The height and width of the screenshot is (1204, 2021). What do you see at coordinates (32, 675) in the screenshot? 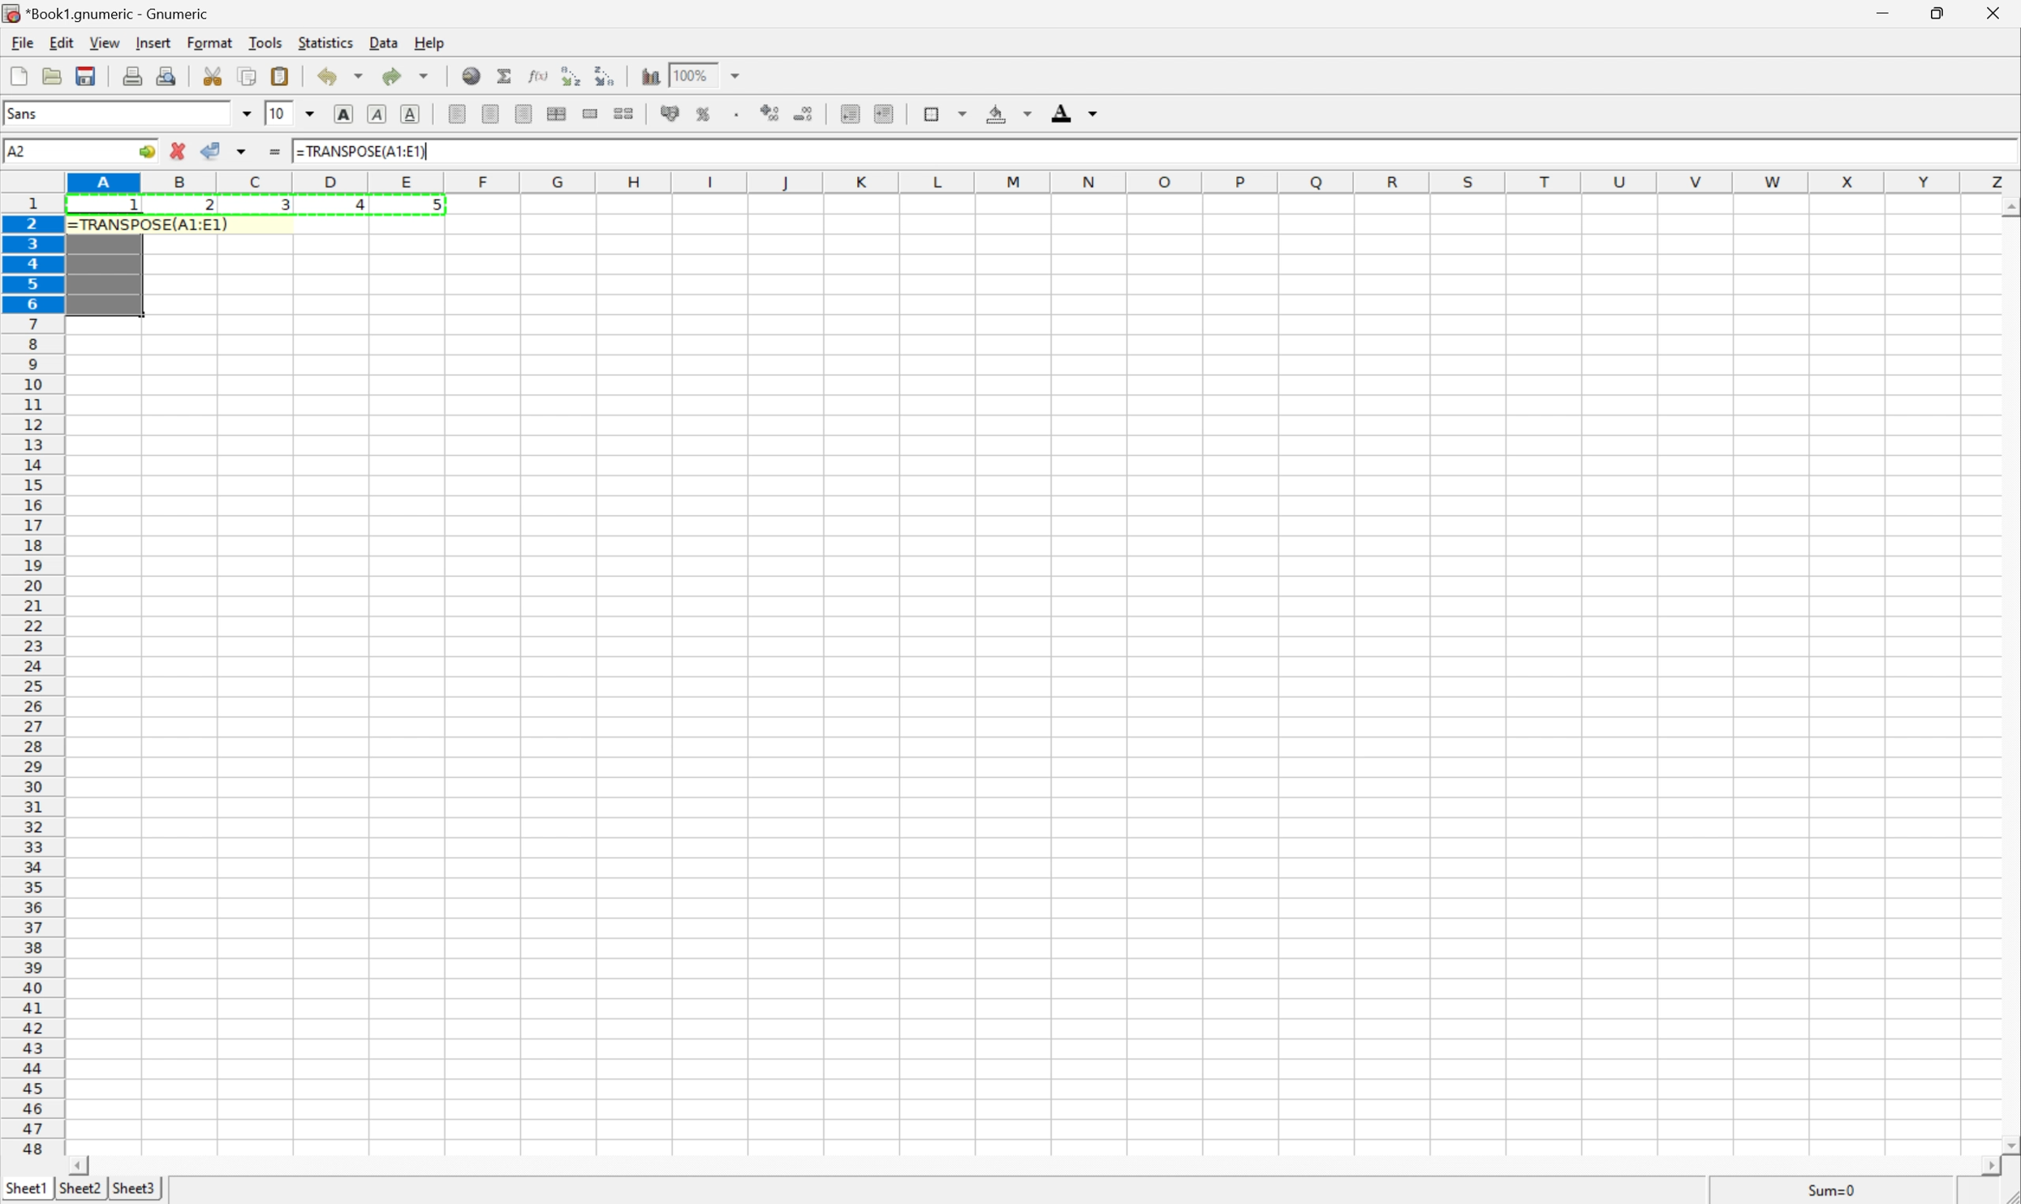
I see `row numbers` at bounding box center [32, 675].